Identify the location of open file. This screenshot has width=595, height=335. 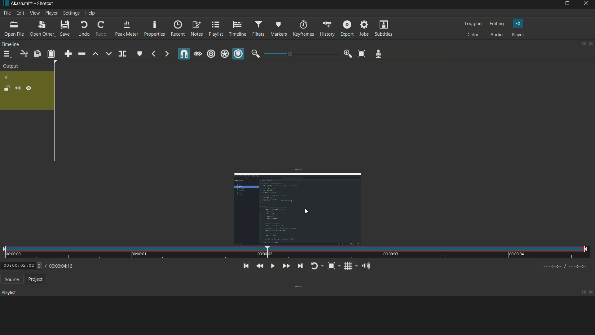
(13, 29).